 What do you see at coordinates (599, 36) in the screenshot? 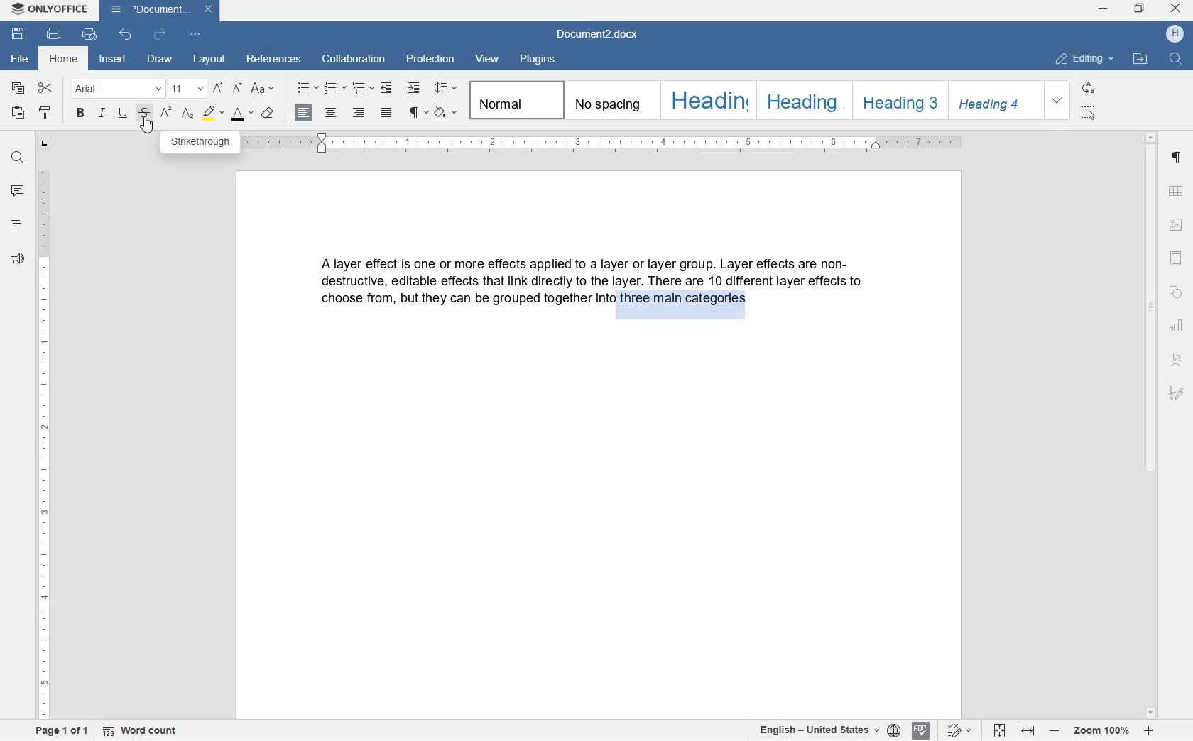
I see `document2.docx` at bounding box center [599, 36].